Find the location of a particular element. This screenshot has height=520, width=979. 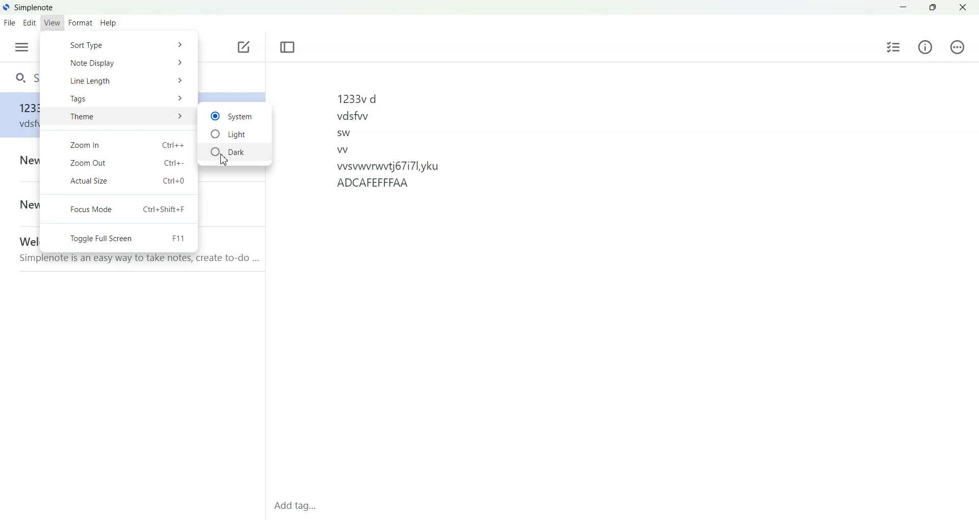

Help is located at coordinates (109, 23).